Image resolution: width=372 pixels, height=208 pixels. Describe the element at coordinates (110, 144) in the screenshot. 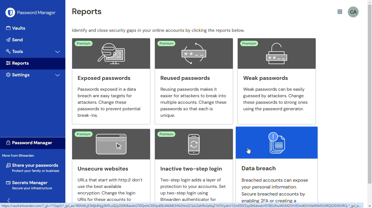

I see `unsecure websites` at that location.